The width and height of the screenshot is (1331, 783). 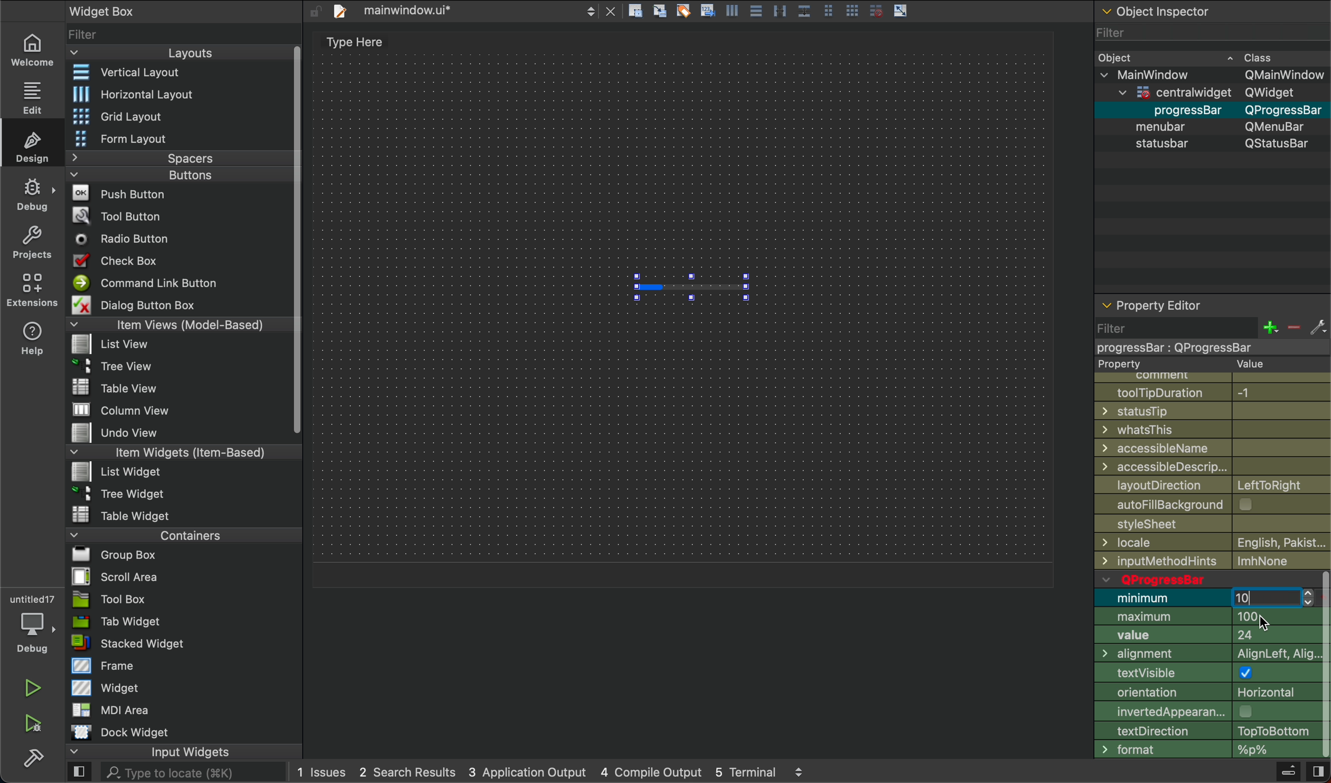 I want to click on Tab Widget, so click(x=114, y=622).